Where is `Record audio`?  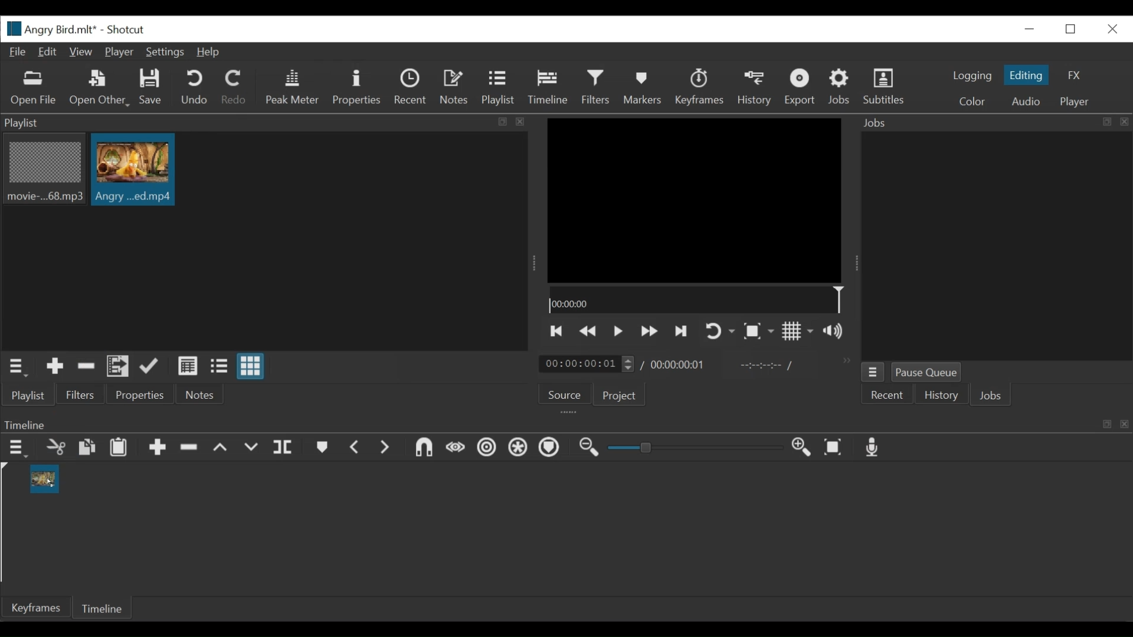
Record audio is located at coordinates (874, 448).